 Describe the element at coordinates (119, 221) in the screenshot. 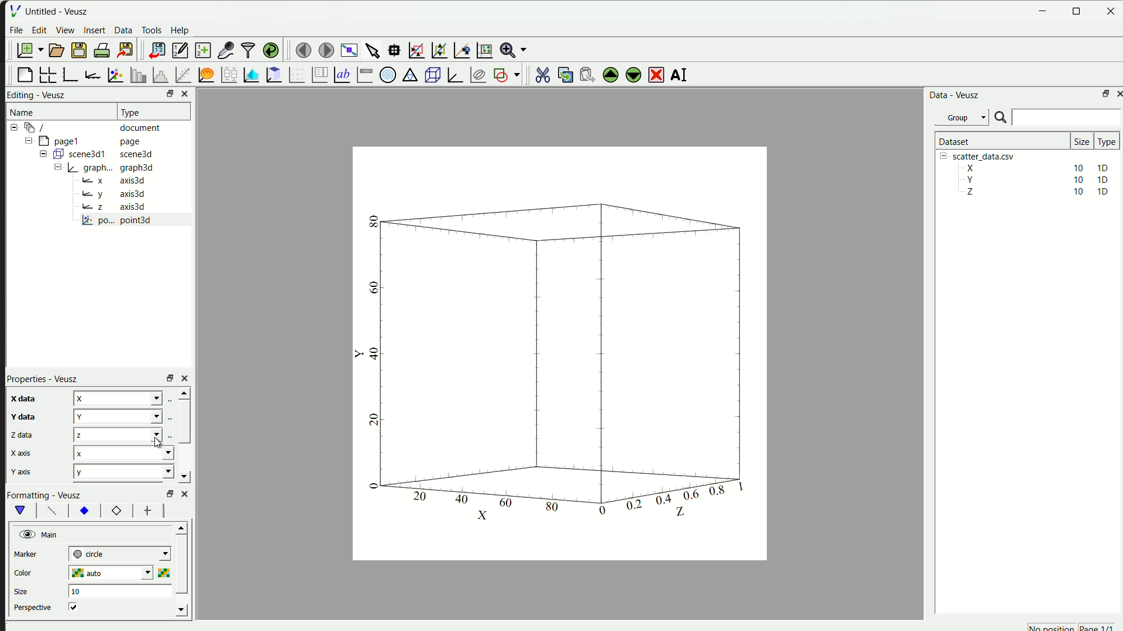

I see `po... point3d` at that location.